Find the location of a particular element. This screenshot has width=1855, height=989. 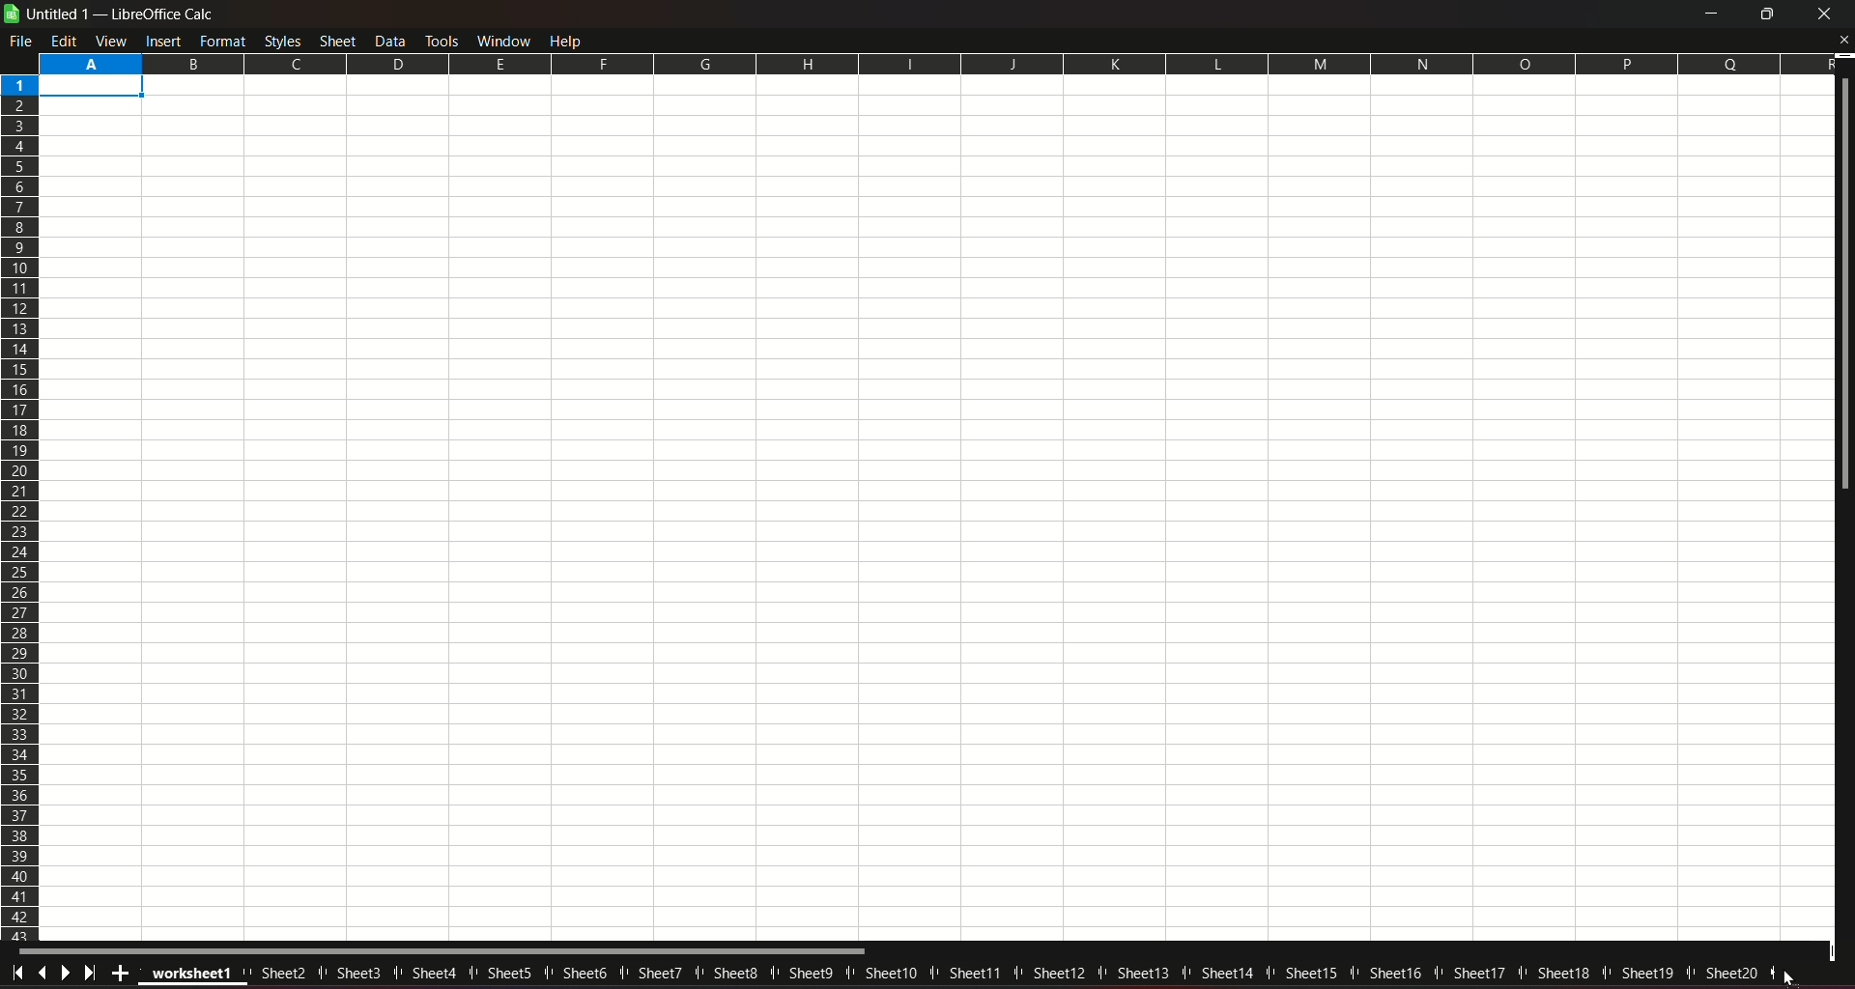

insert is located at coordinates (162, 41).